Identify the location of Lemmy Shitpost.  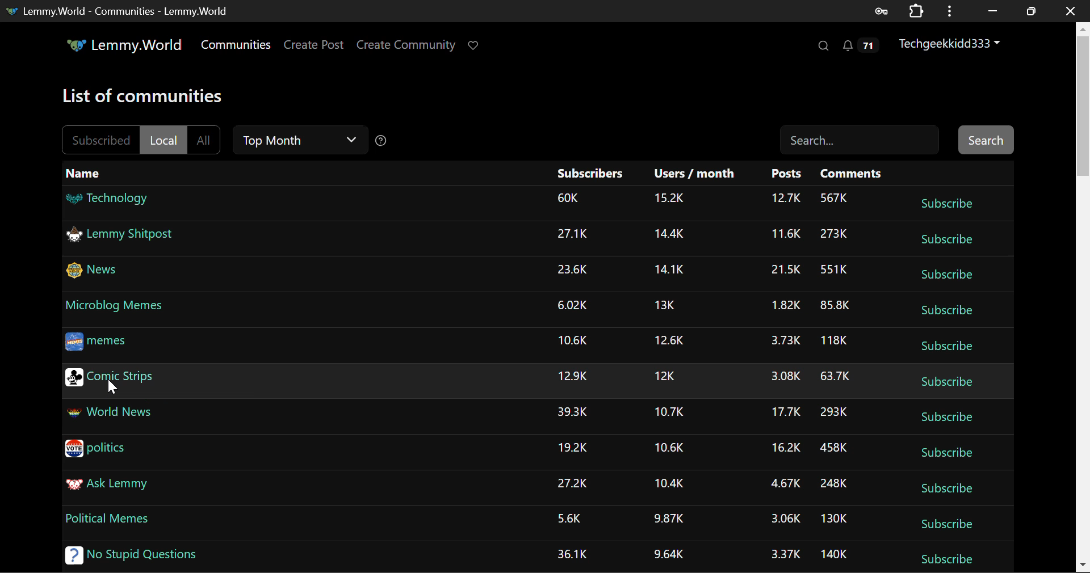
(122, 238).